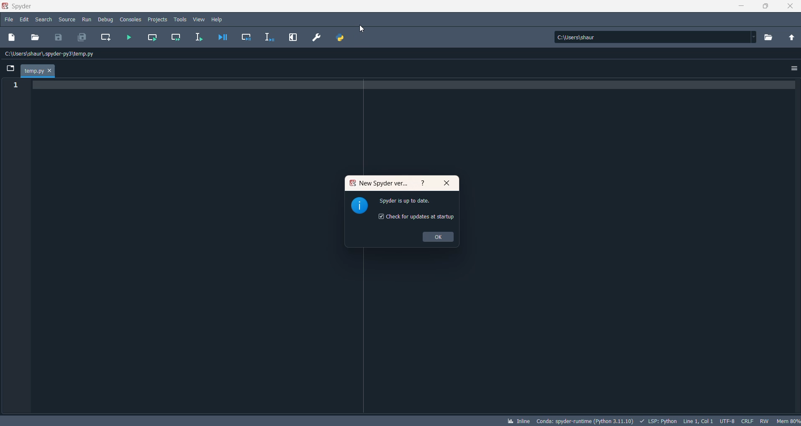 The image size is (801, 426). I want to click on close, so click(790, 7).